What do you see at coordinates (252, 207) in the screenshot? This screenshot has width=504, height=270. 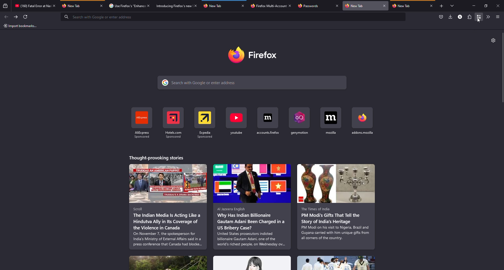 I see `stories` at bounding box center [252, 207].